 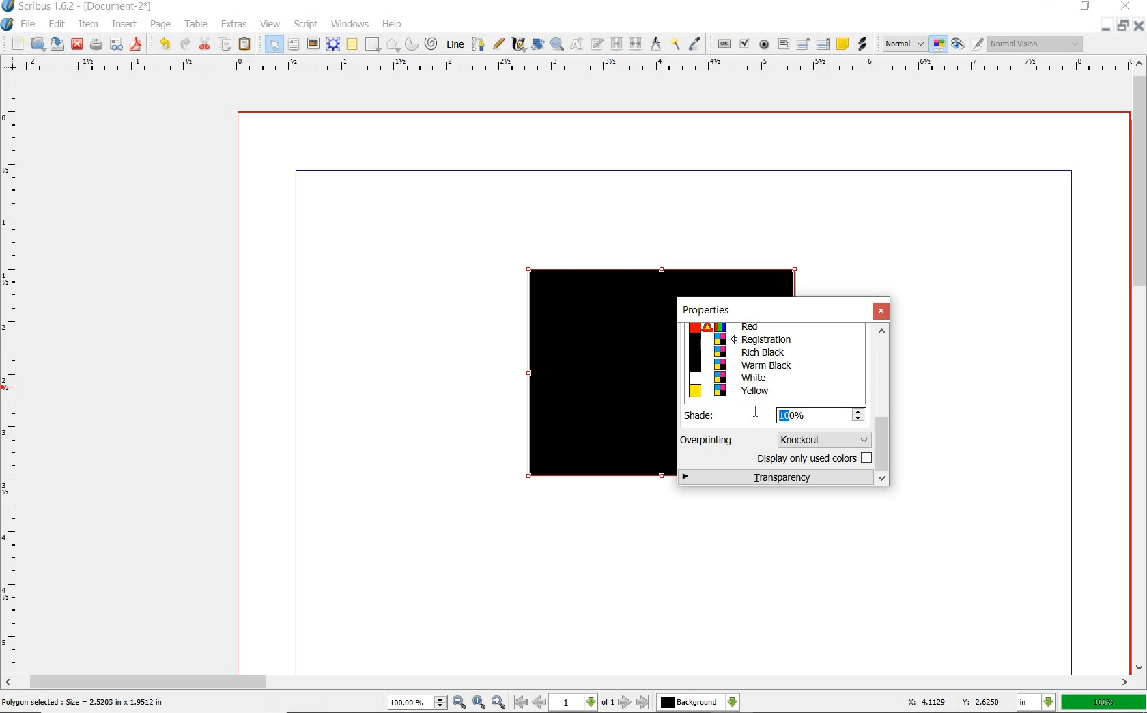 What do you see at coordinates (137, 44) in the screenshot?
I see `save as pdf` at bounding box center [137, 44].